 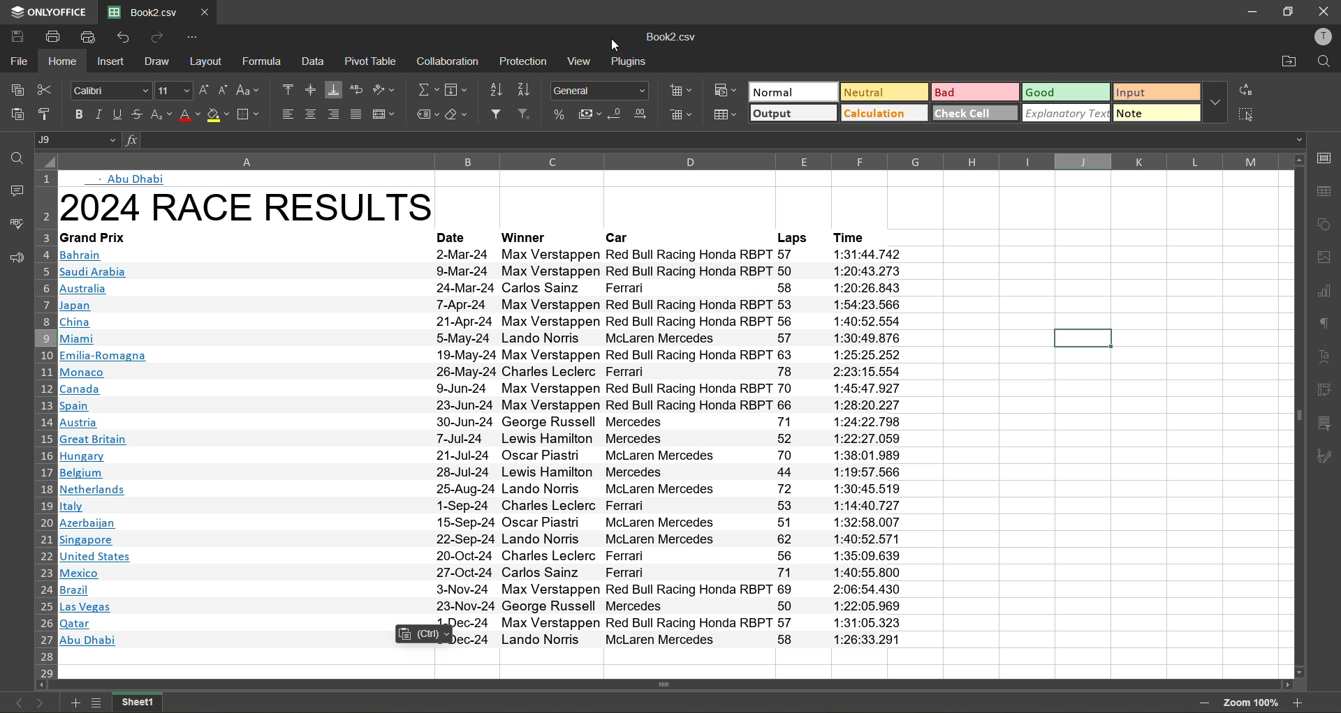 I want to click on quick print, so click(x=89, y=37).